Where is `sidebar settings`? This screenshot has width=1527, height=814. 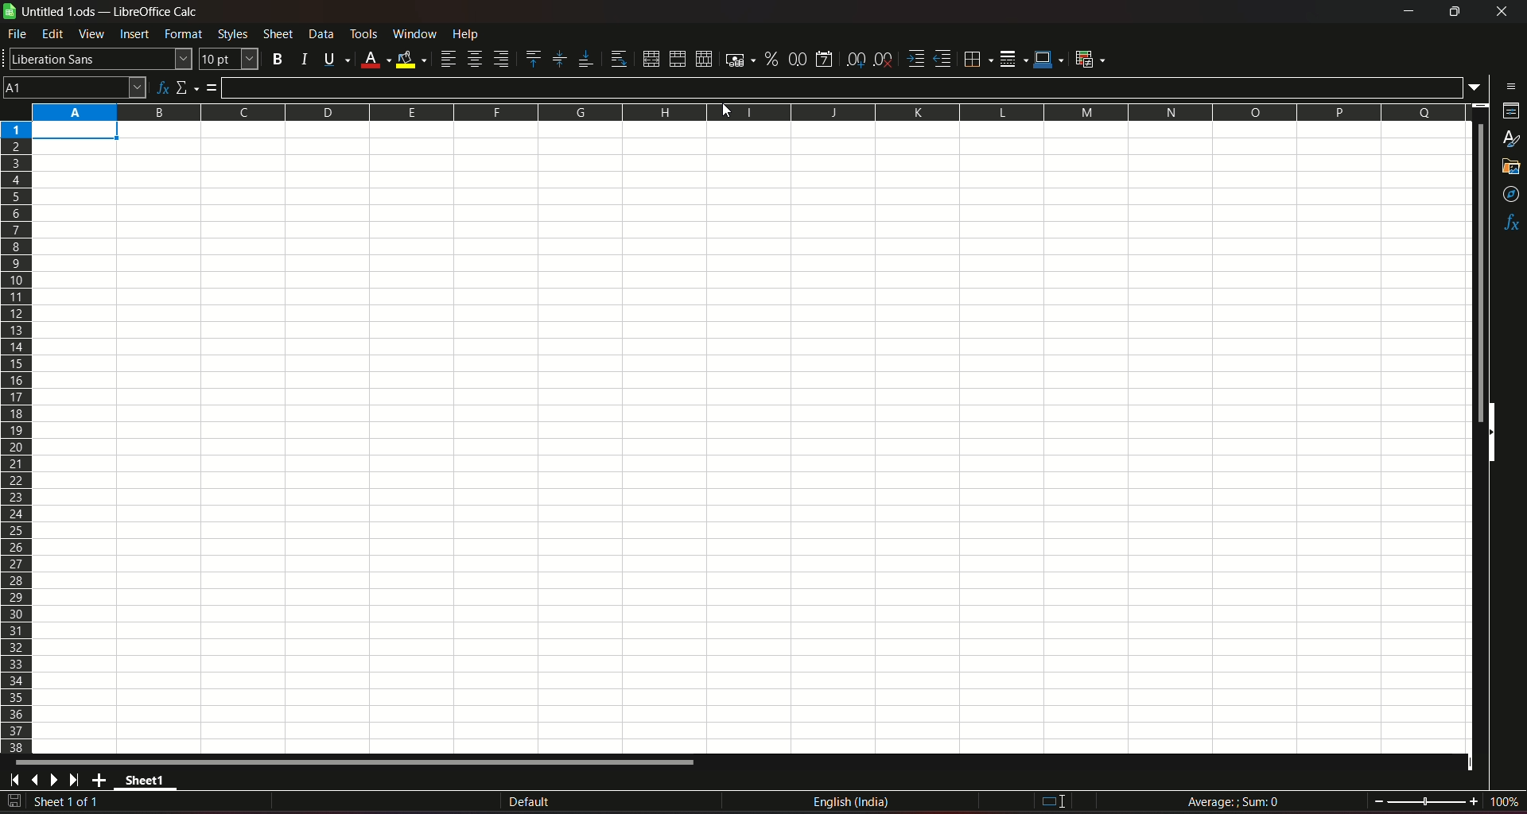 sidebar settings is located at coordinates (1507, 85).